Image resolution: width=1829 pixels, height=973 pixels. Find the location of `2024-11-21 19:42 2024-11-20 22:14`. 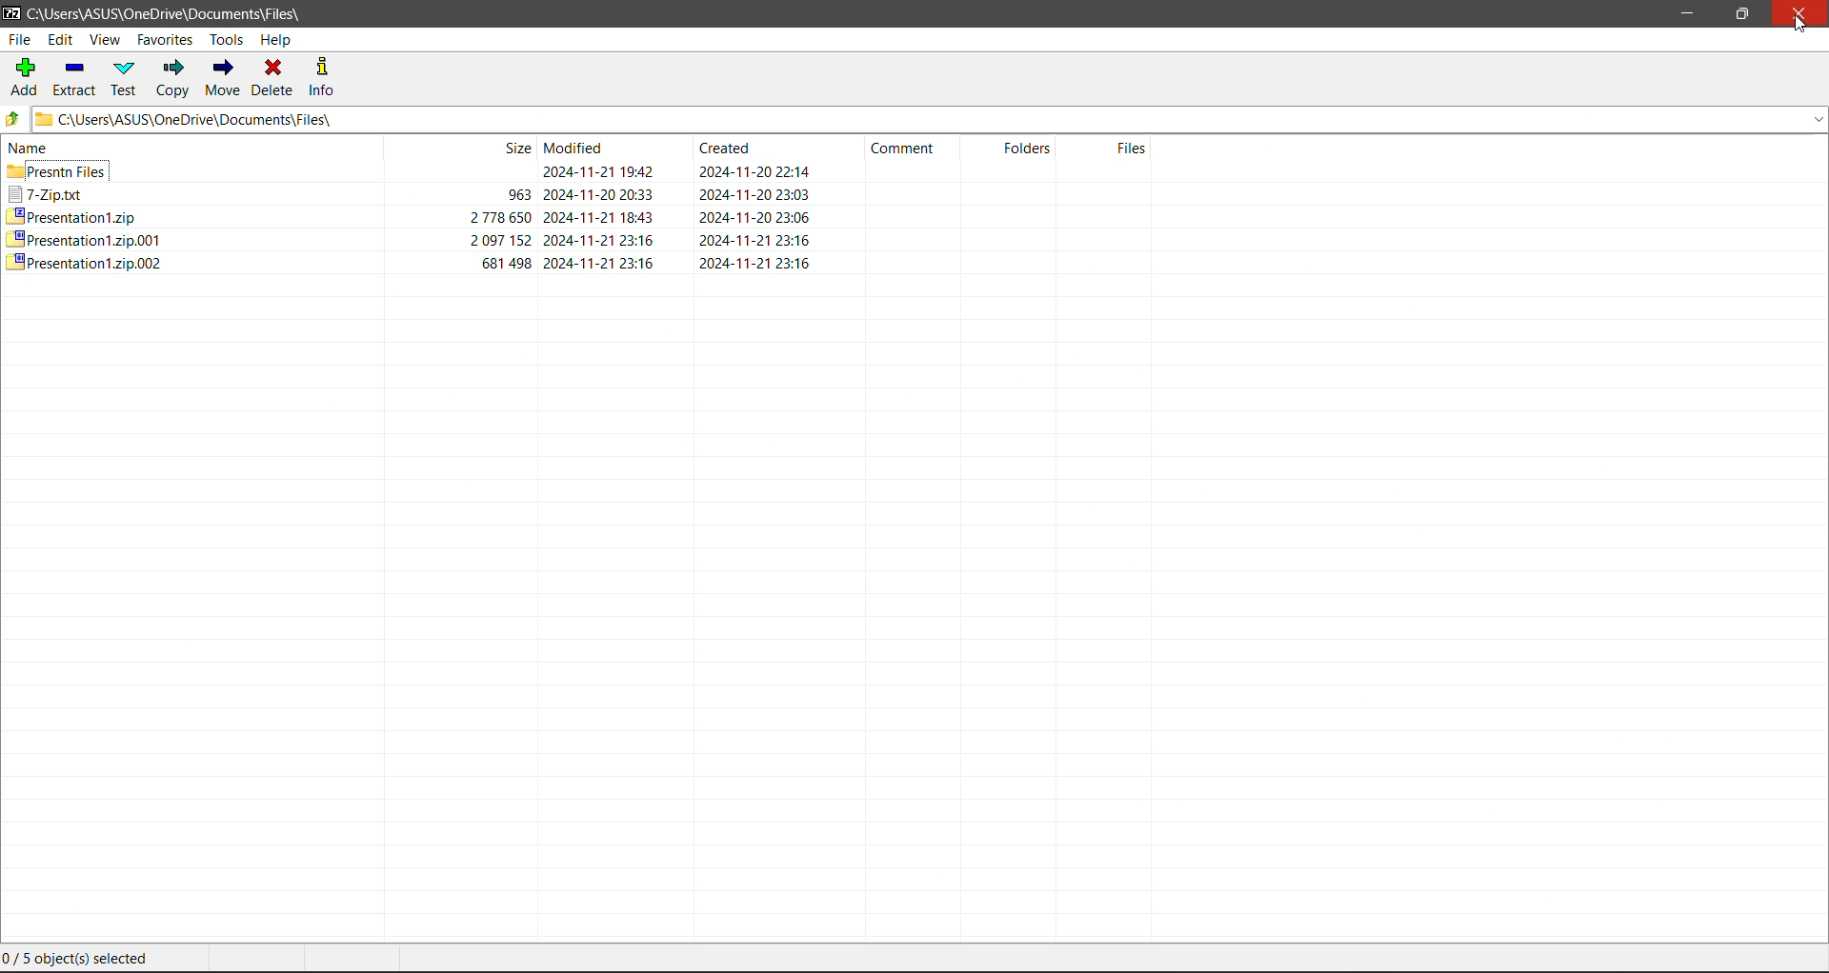

2024-11-21 19:42 2024-11-20 22:14 is located at coordinates (660, 172).